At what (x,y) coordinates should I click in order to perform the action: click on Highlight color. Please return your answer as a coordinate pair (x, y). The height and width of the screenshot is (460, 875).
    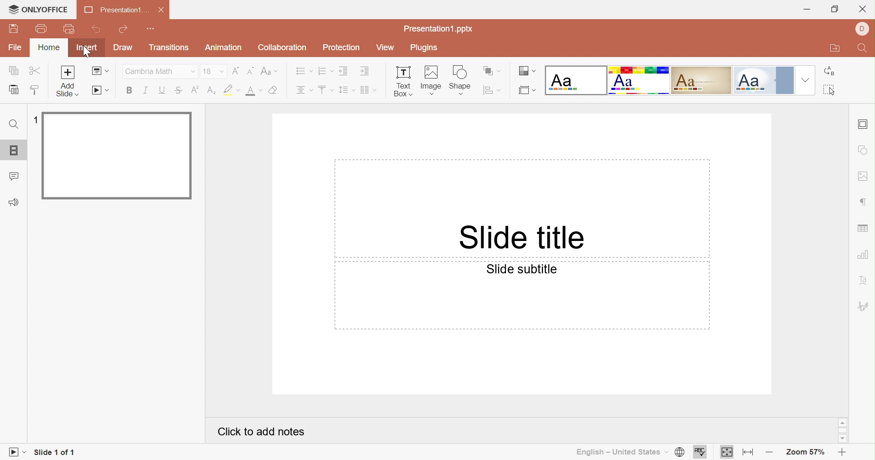
    Looking at the image, I should click on (232, 91).